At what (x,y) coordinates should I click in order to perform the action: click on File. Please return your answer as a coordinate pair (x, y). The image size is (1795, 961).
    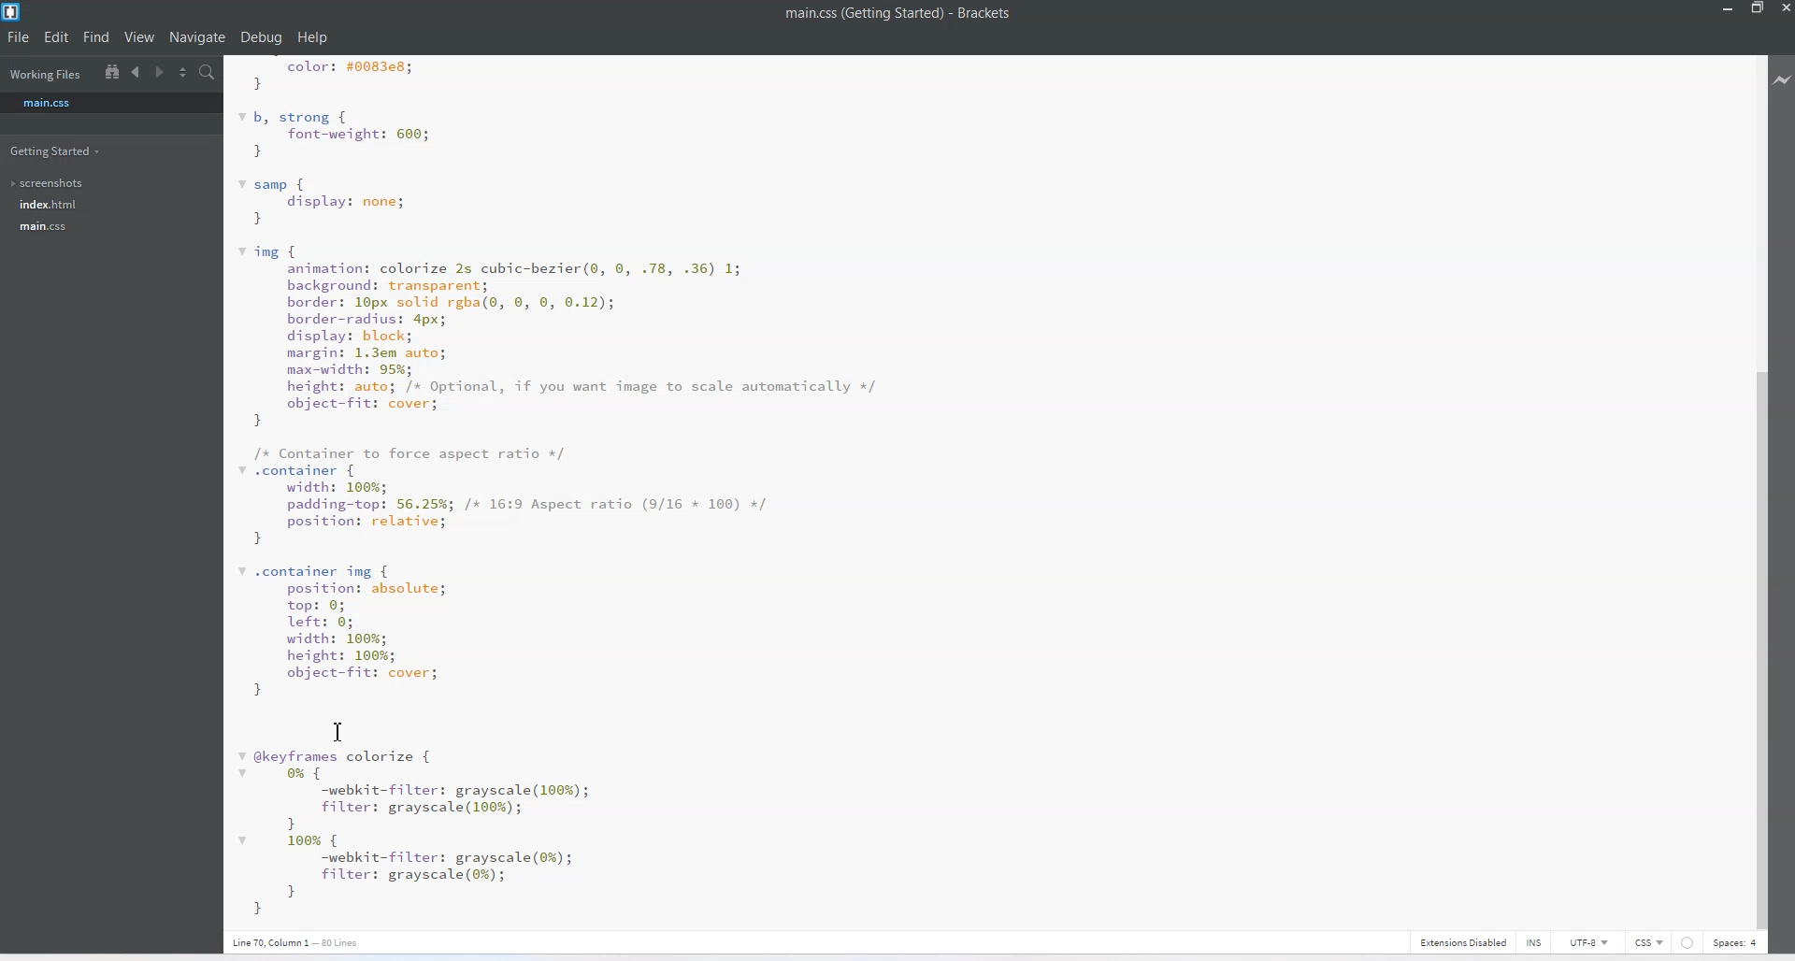
    Looking at the image, I should click on (20, 38).